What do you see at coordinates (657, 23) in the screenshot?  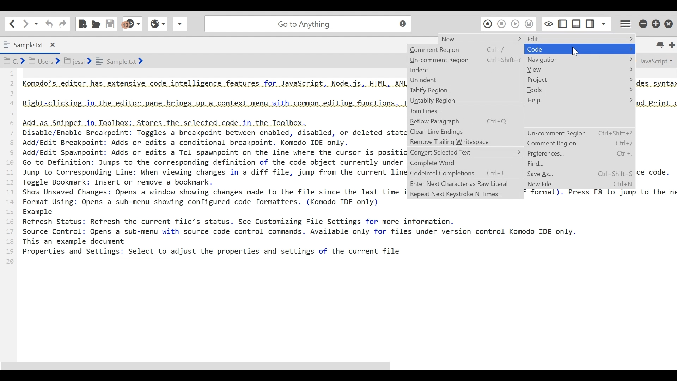 I see `Restore` at bounding box center [657, 23].